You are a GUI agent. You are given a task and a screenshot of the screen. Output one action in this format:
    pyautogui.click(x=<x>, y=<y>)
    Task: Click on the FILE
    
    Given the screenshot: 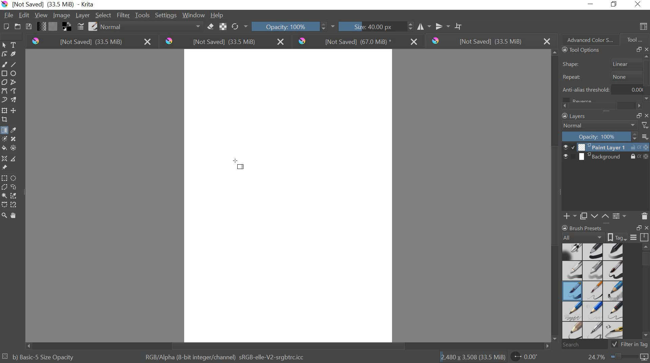 What is the action you would take?
    pyautogui.click(x=8, y=15)
    